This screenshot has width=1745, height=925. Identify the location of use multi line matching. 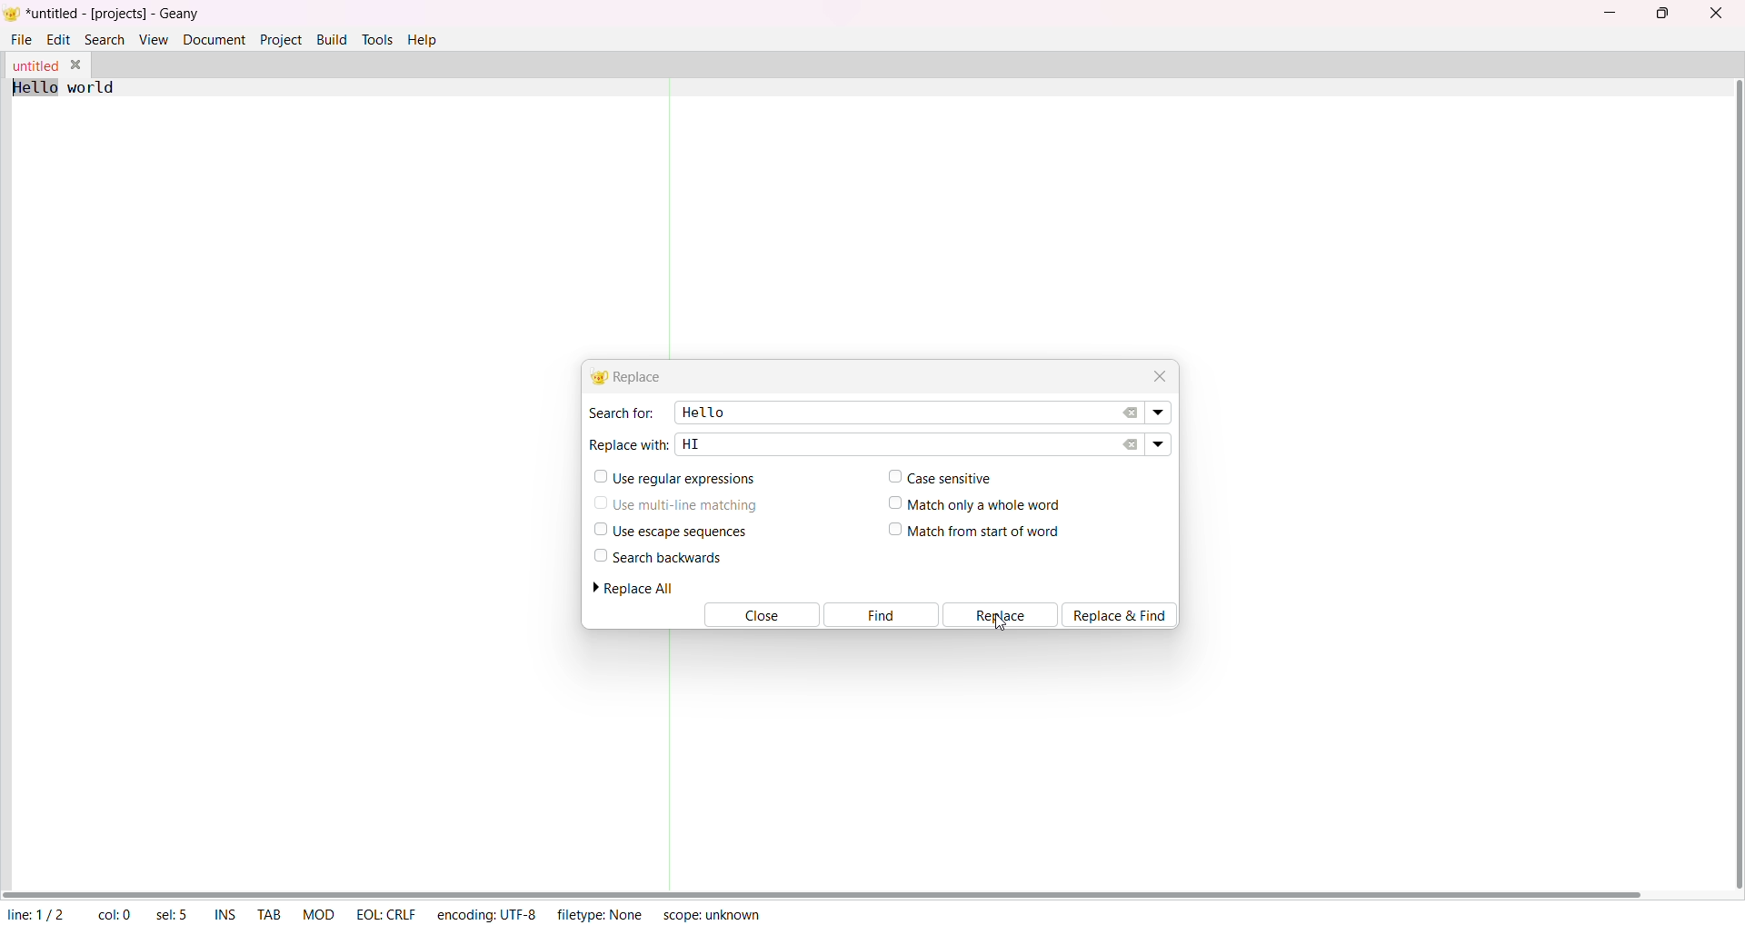
(677, 502).